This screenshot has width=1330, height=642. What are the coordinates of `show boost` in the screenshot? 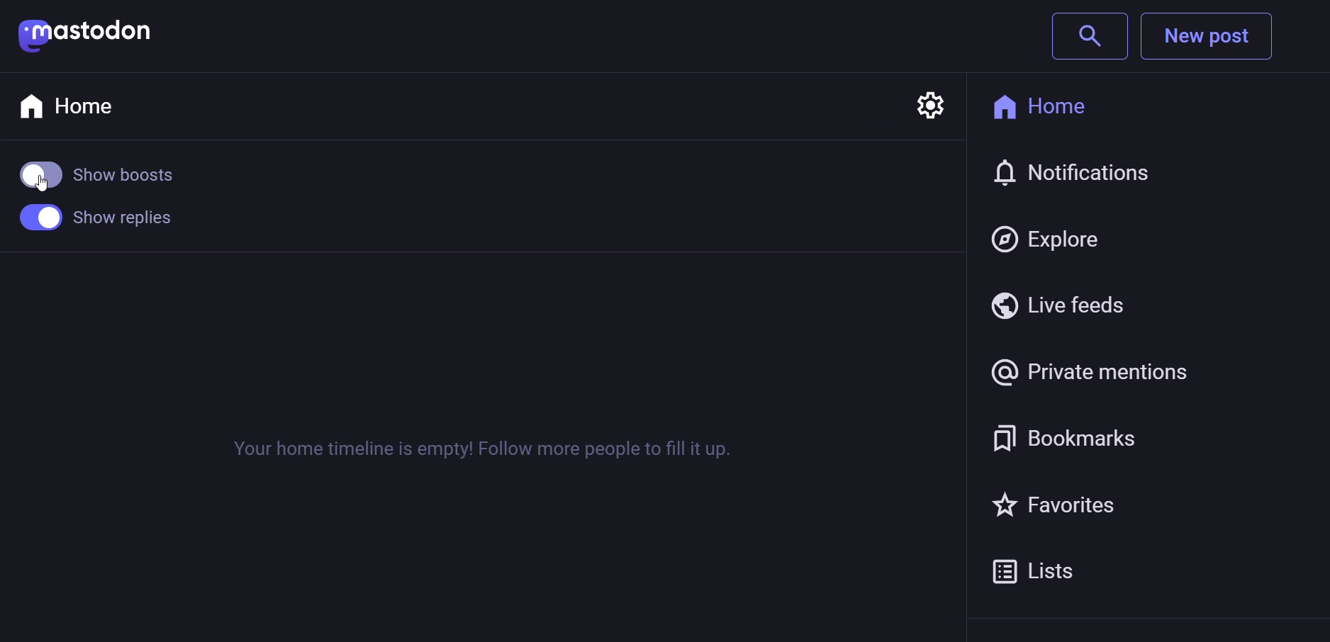 It's located at (101, 179).